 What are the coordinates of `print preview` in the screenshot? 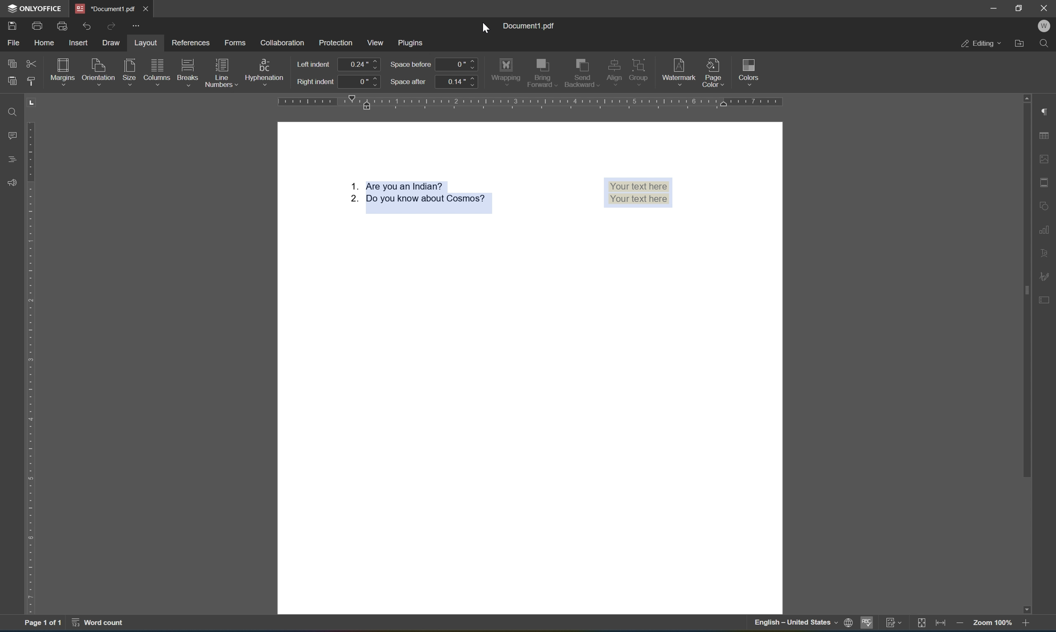 It's located at (64, 26).